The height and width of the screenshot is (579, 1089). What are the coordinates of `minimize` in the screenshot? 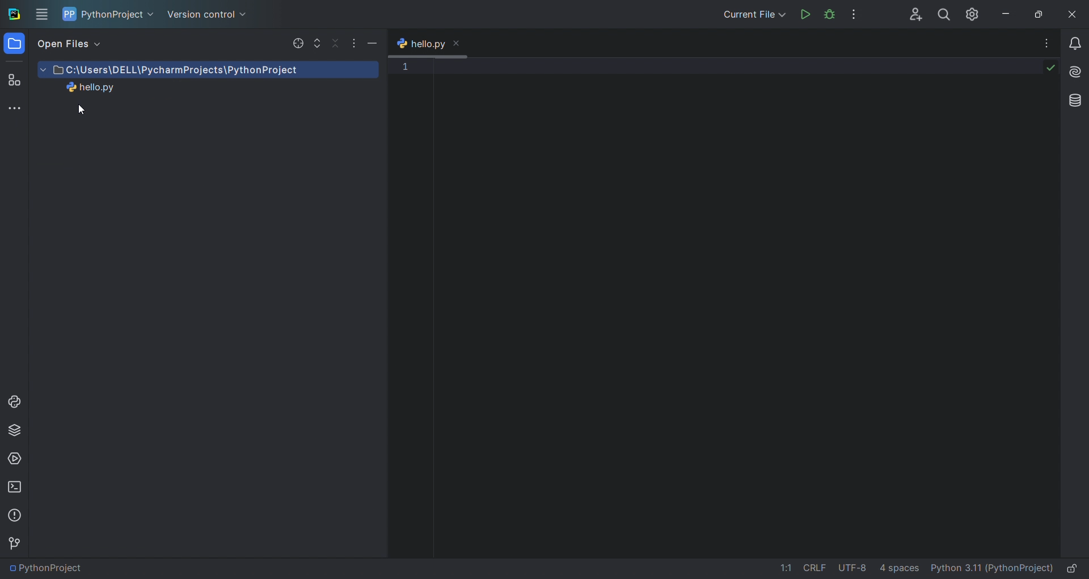 It's located at (374, 42).